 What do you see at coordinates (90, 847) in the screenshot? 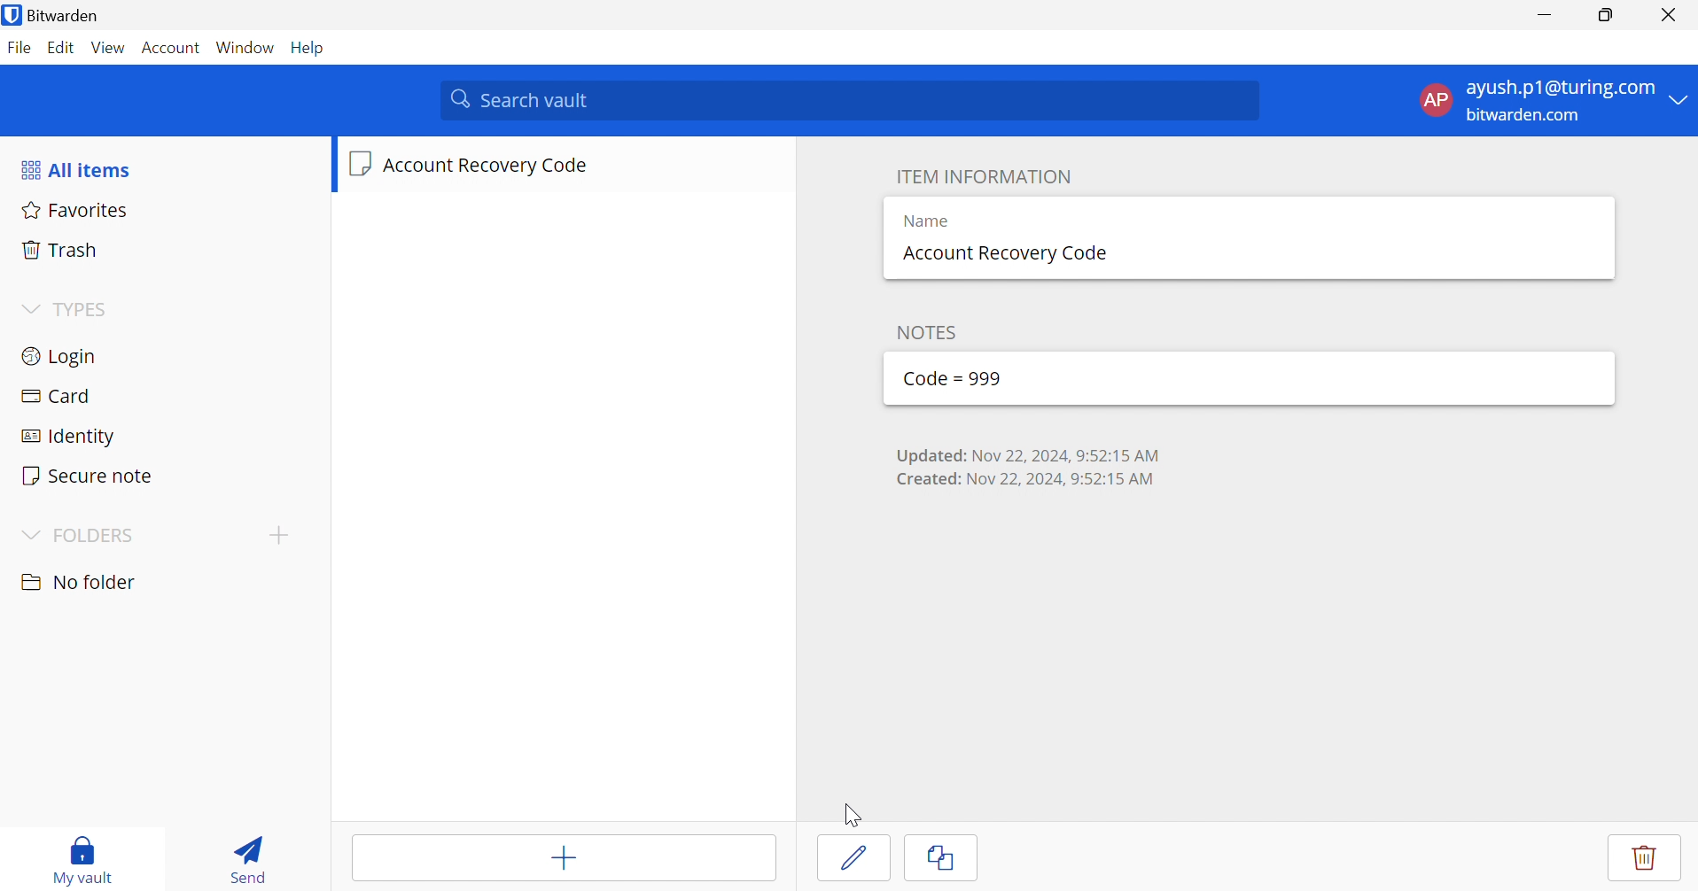
I see `My vault` at bounding box center [90, 847].